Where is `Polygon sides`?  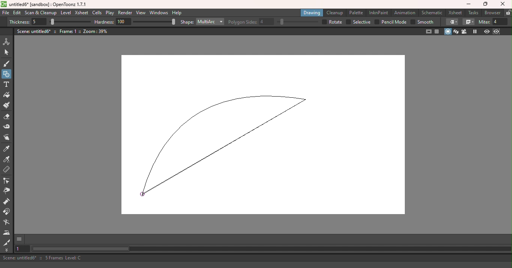
Polygon sides is located at coordinates (252, 21).